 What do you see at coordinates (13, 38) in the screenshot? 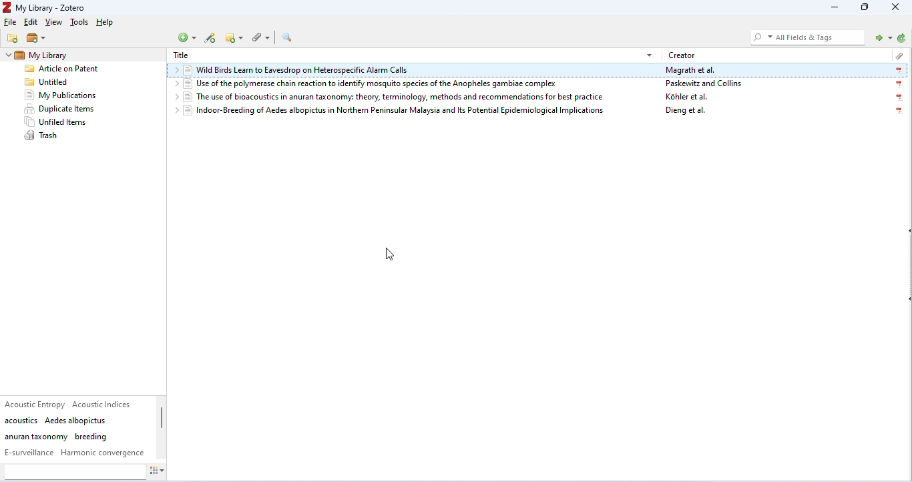
I see `new collection` at bounding box center [13, 38].